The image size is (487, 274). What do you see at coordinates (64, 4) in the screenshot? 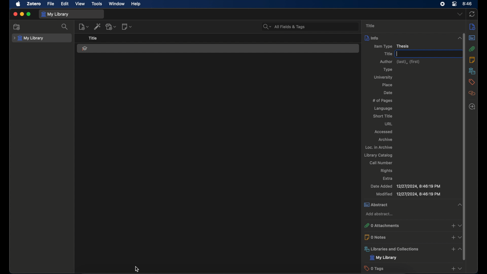
I see `edit` at bounding box center [64, 4].